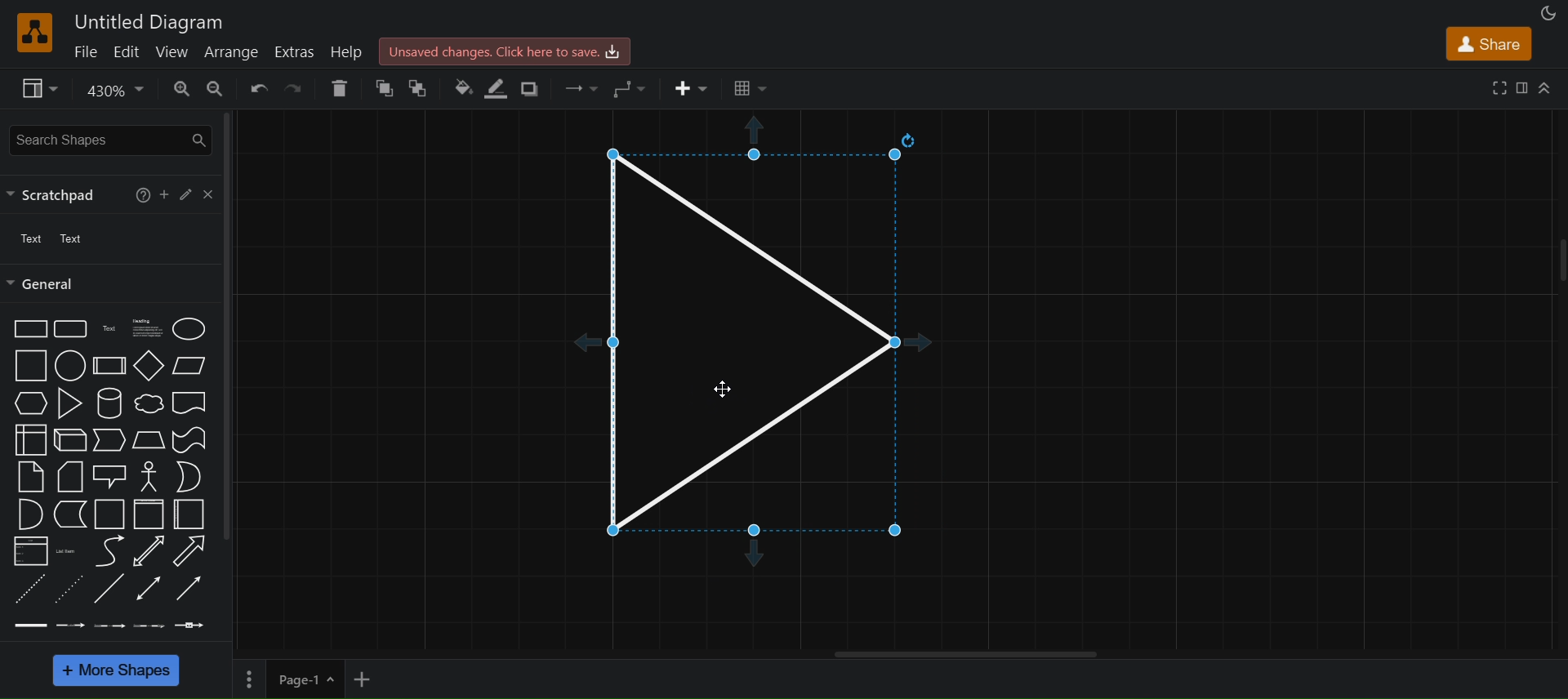 The width and height of the screenshot is (1568, 699). What do you see at coordinates (581, 85) in the screenshot?
I see `connection` at bounding box center [581, 85].